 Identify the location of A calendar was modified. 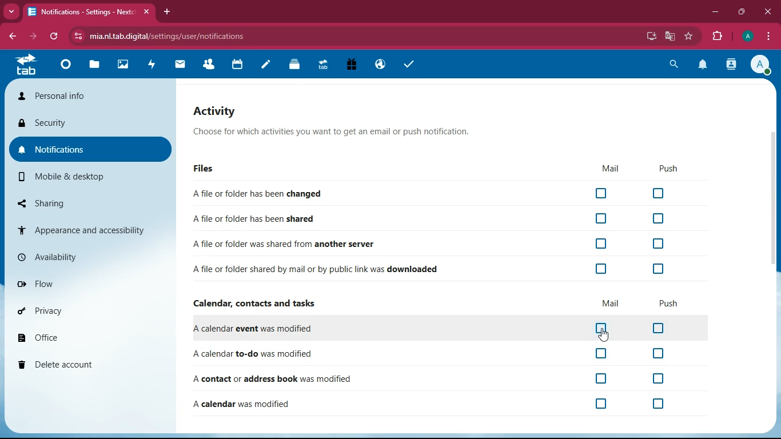
(430, 406).